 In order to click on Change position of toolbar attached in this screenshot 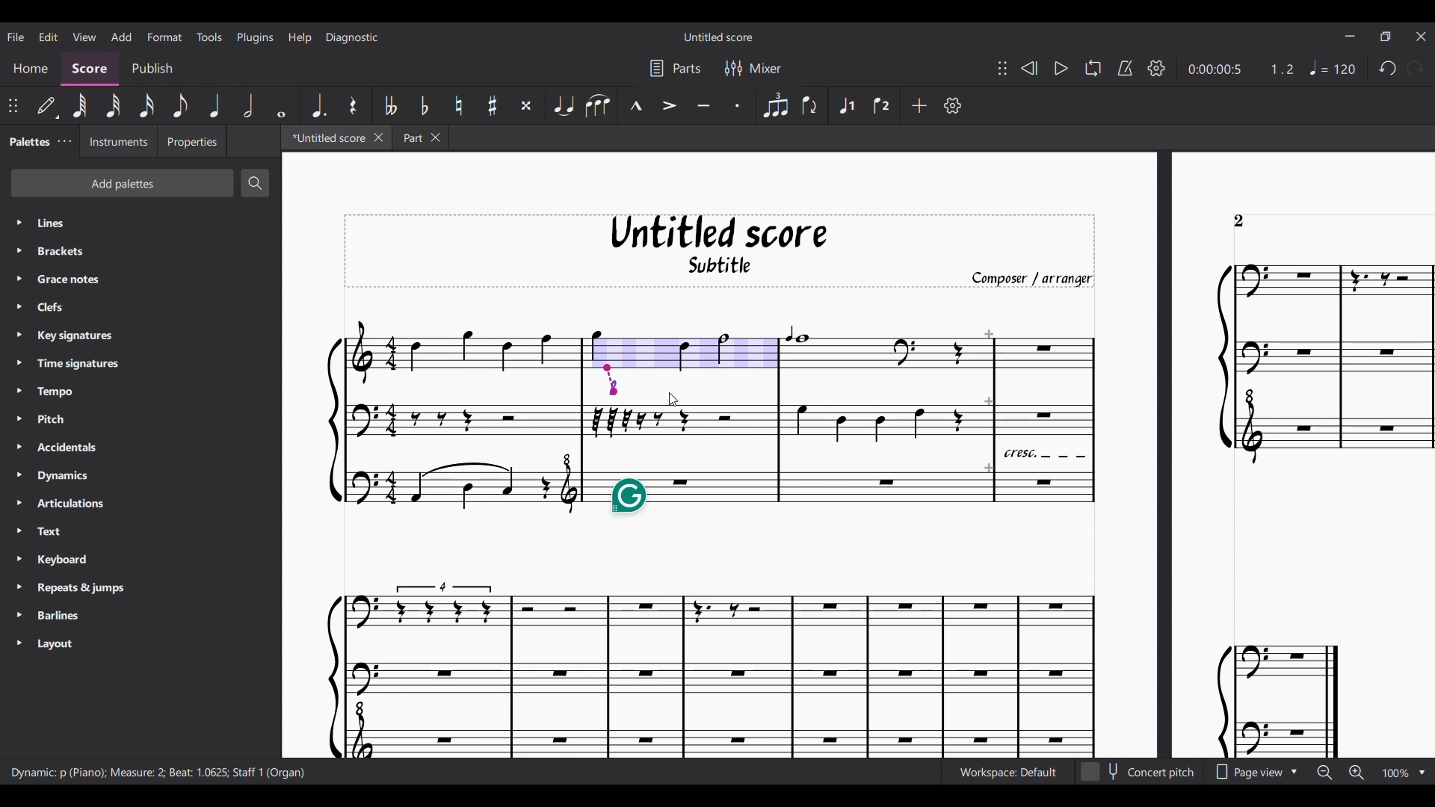, I will do `click(13, 105)`.